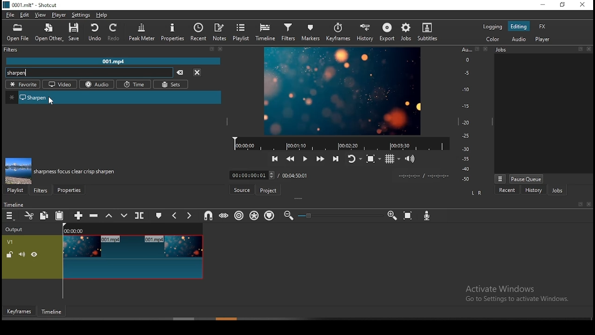 The image size is (595, 335). I want to click on redo, so click(114, 33).